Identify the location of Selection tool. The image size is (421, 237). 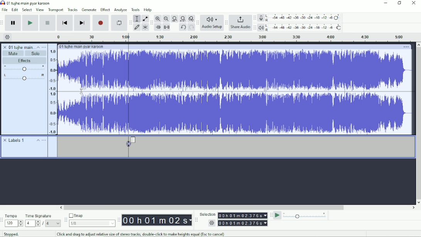
(137, 19).